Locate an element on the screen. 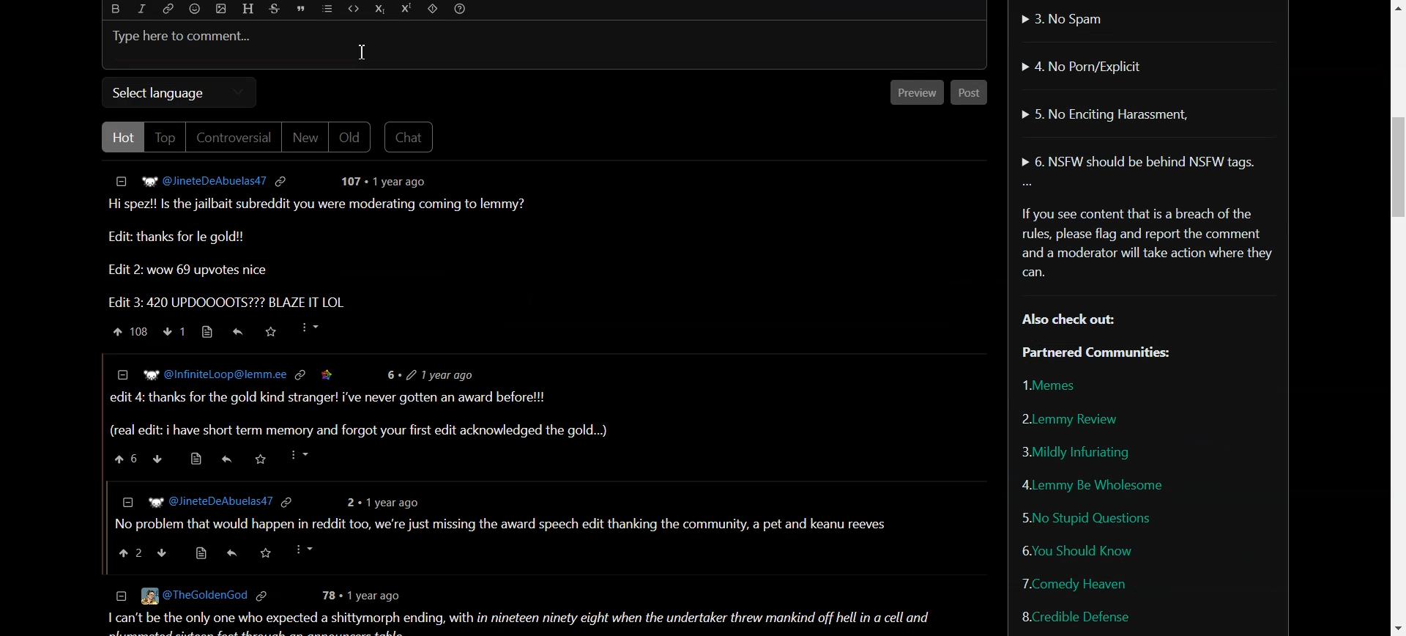  Upload photo is located at coordinates (221, 8).